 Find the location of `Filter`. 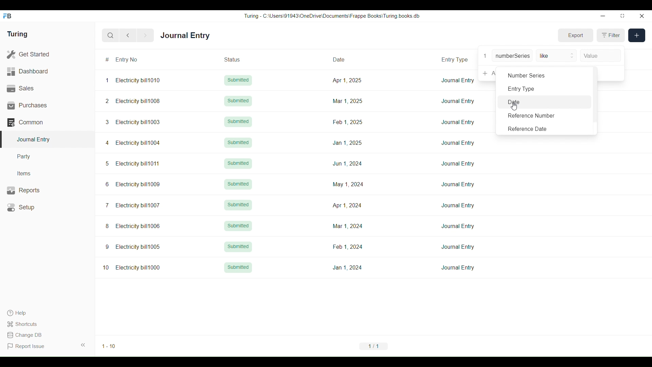

Filter is located at coordinates (611, 35).